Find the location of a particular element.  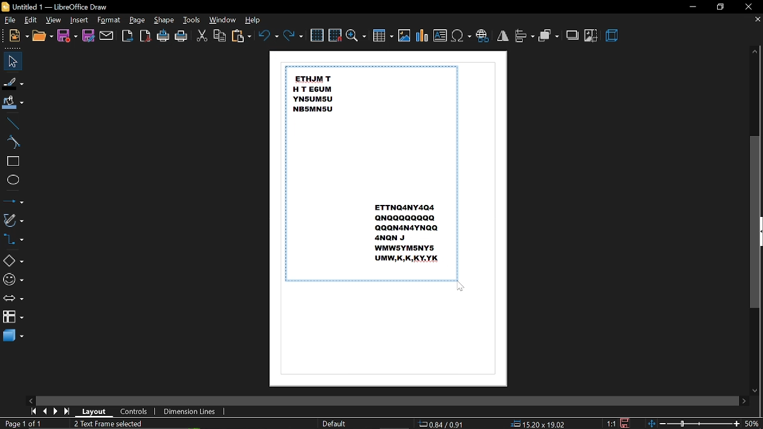

close tab is located at coordinates (757, 20).